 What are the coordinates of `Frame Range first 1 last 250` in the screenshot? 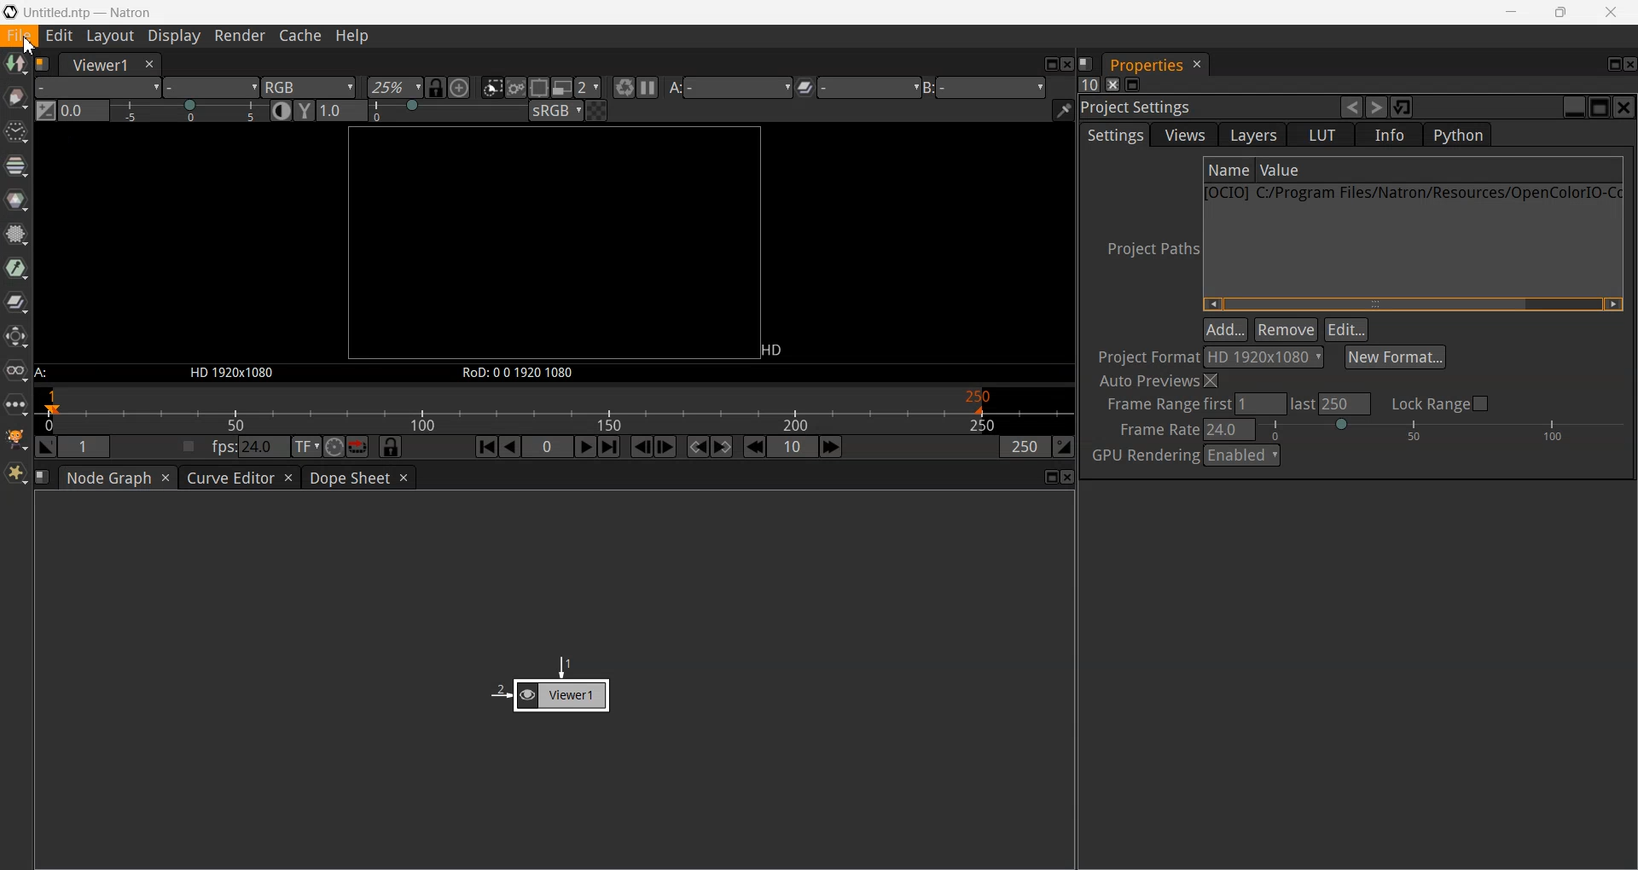 It's located at (1229, 404).